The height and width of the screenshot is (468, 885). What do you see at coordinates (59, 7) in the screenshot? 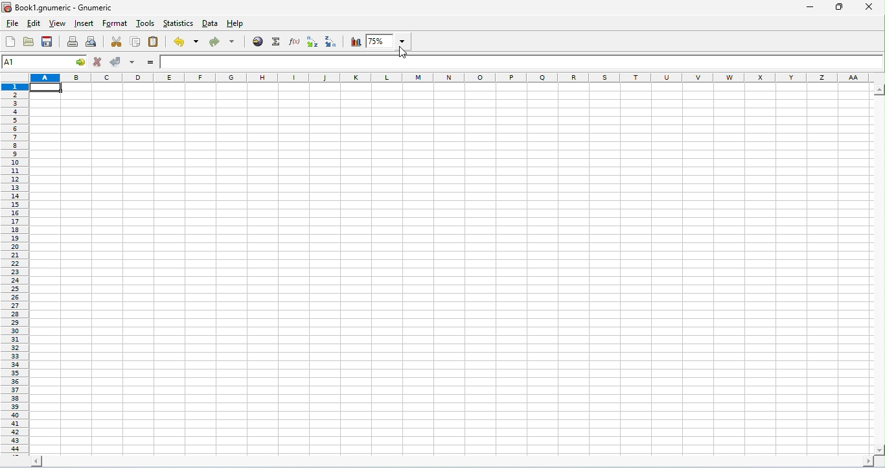
I see `Book1 gnumeric - Gnumeric` at bounding box center [59, 7].